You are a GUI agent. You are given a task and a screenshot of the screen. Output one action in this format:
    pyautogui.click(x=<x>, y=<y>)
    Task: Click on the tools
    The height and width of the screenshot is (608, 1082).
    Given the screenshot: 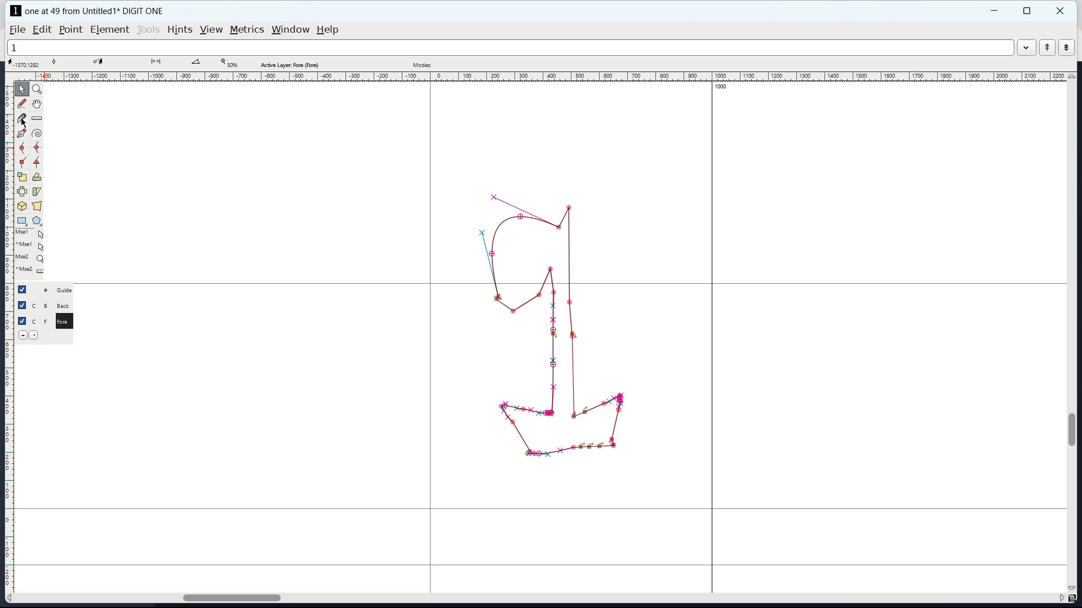 What is the action you would take?
    pyautogui.click(x=148, y=30)
    